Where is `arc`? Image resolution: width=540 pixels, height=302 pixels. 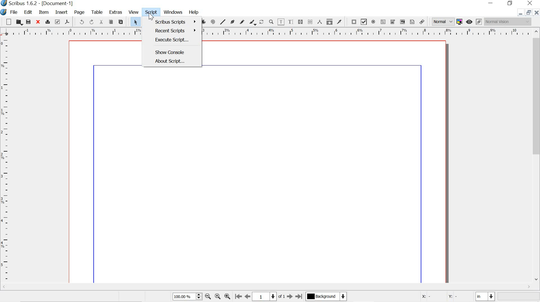
arc is located at coordinates (204, 22).